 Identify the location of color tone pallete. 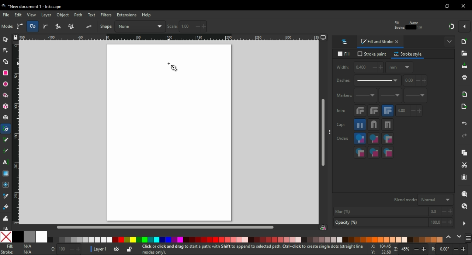
(149, 240).